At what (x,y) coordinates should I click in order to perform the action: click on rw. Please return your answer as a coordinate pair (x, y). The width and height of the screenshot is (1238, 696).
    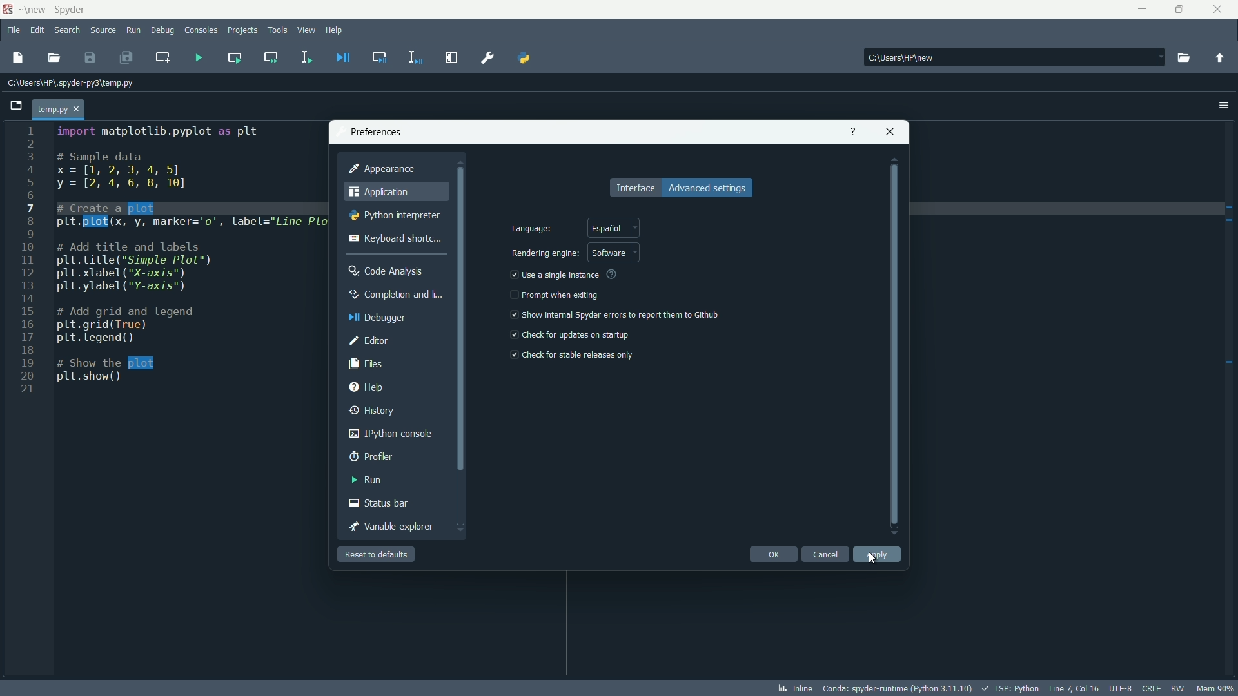
    Looking at the image, I should click on (1177, 687).